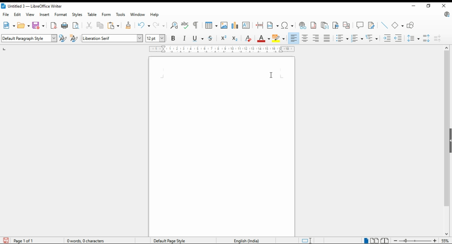 The image size is (452, 244). What do you see at coordinates (445, 240) in the screenshot?
I see `zoom factor` at bounding box center [445, 240].